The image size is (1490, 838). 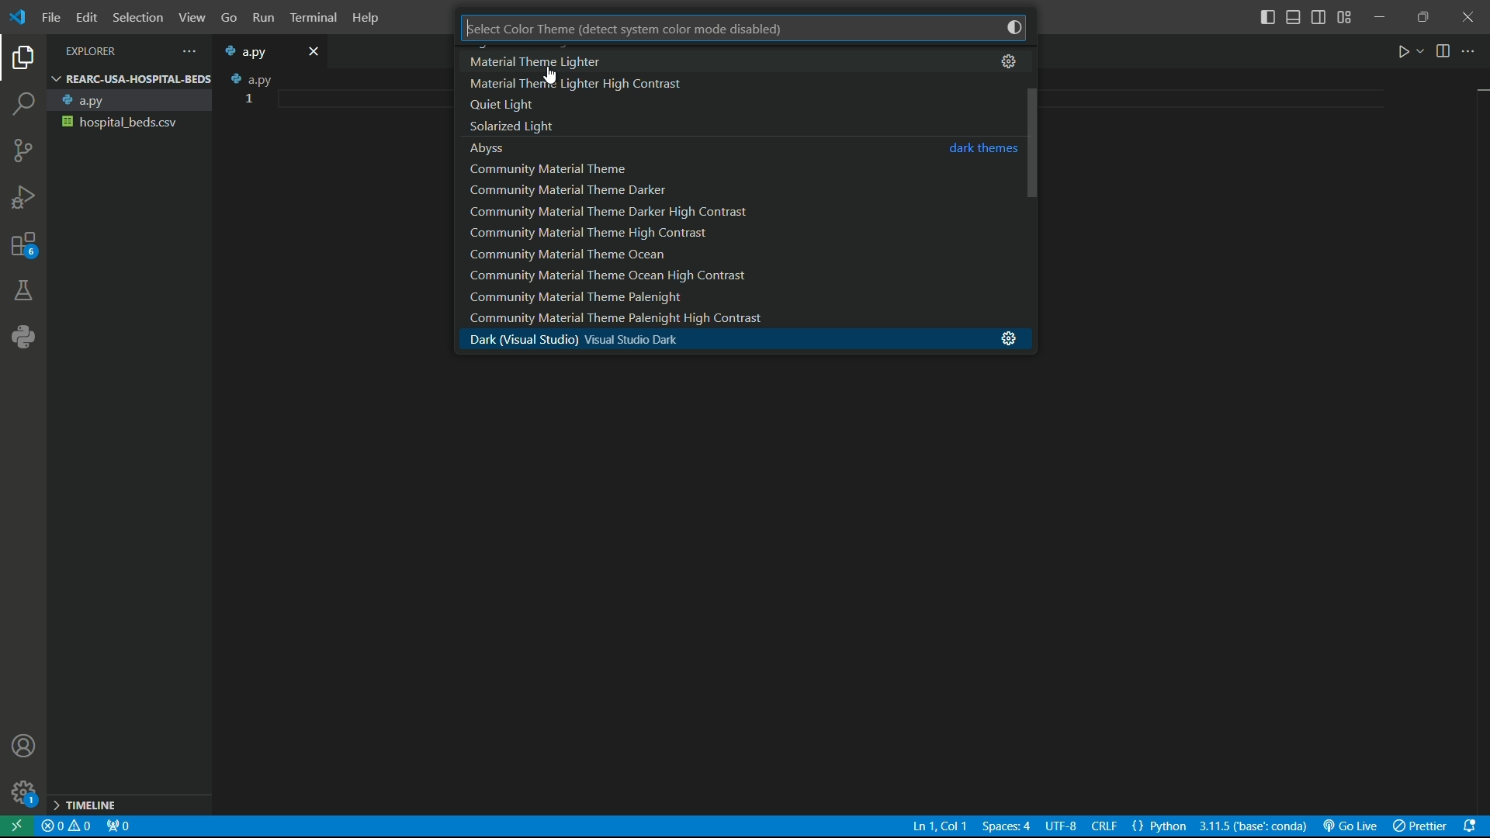 I want to click on Ln 1, Col 1, so click(x=939, y=826).